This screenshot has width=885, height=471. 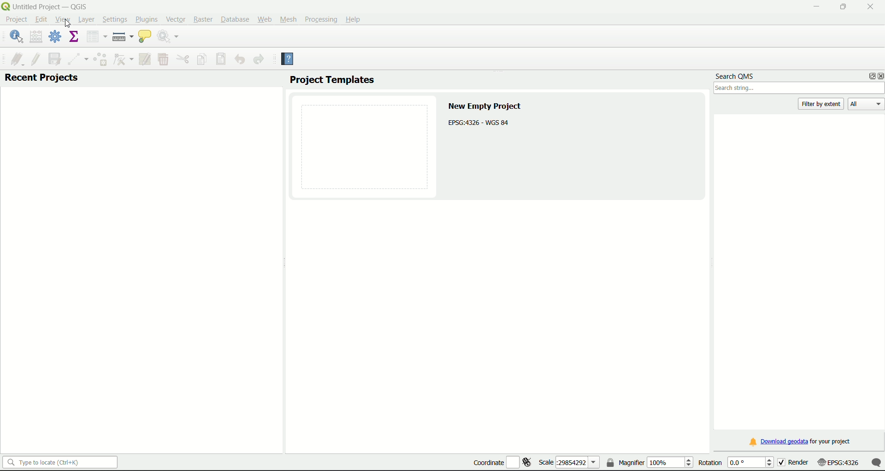 What do you see at coordinates (64, 21) in the screenshot?
I see `View` at bounding box center [64, 21].